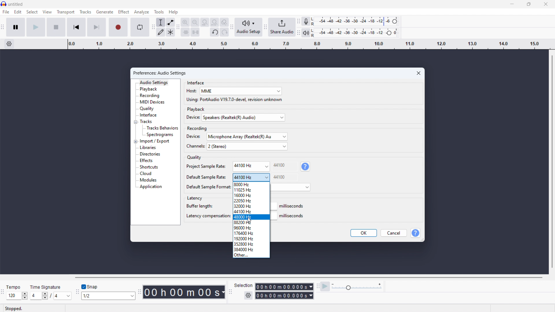  What do you see at coordinates (416, 233) in the screenshot?
I see `help` at bounding box center [416, 233].